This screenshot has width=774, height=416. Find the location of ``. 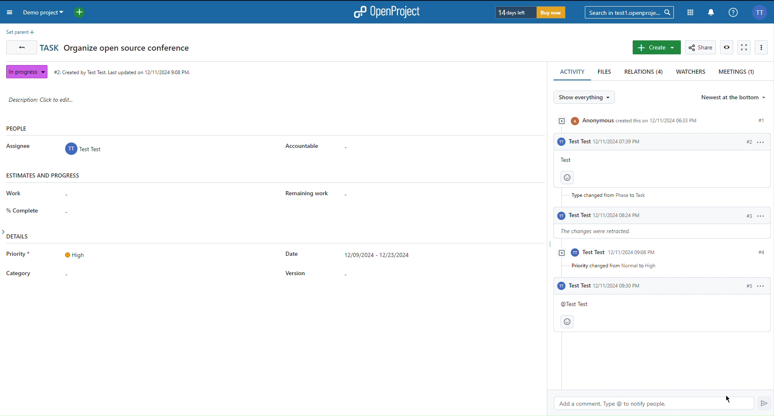

 is located at coordinates (630, 404).